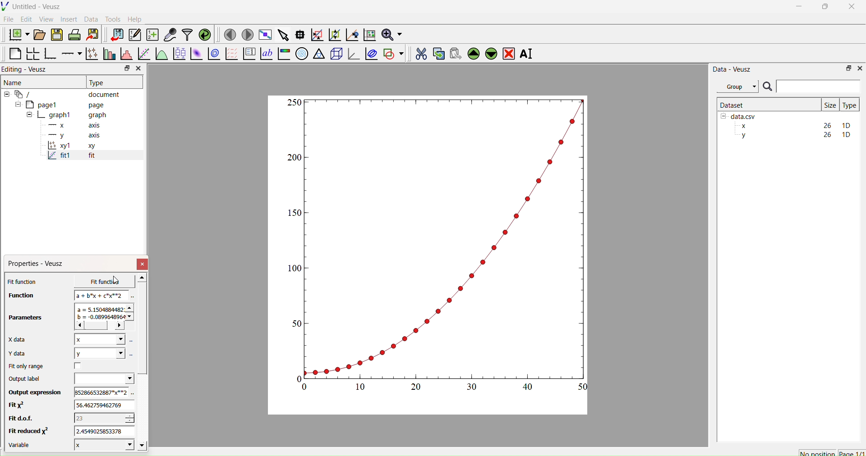 The width and height of the screenshot is (866, 456). I want to click on Copy, so click(436, 53).